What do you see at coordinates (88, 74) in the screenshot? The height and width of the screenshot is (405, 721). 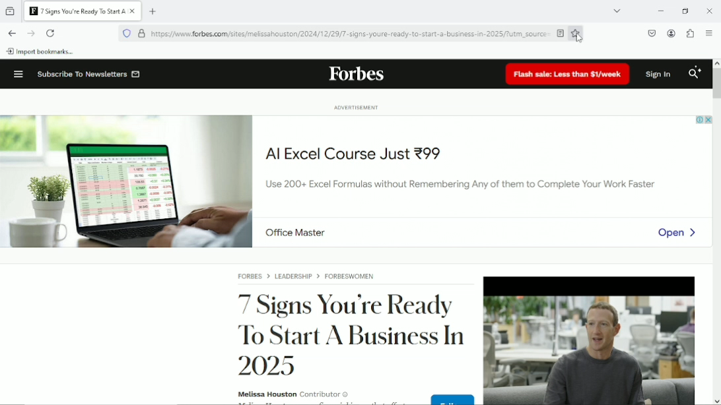 I see `subscribe to newsletters` at bounding box center [88, 74].